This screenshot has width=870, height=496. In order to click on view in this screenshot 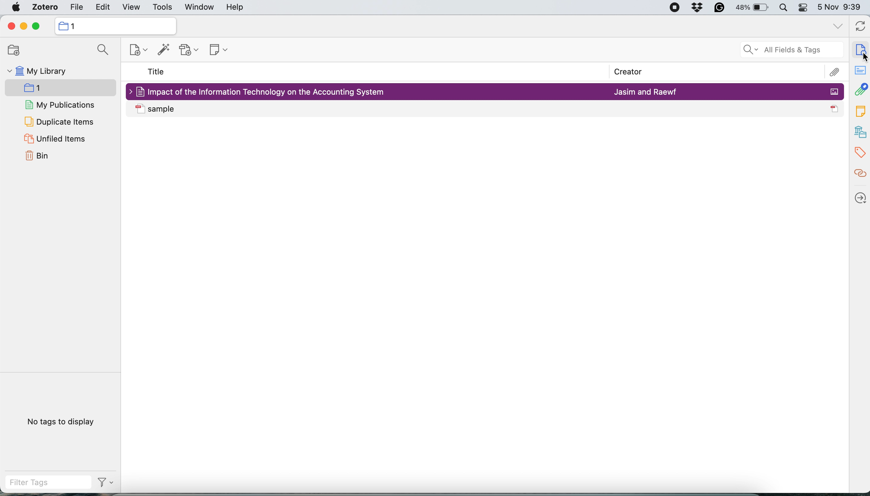, I will do `click(132, 7)`.